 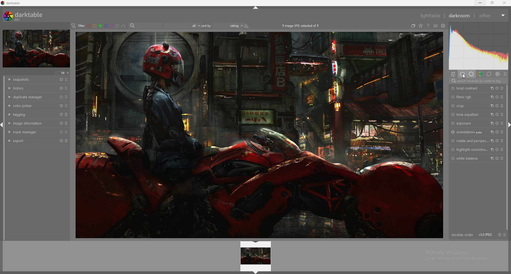 What do you see at coordinates (467, 115) in the screenshot?
I see `tone equalizer` at bounding box center [467, 115].